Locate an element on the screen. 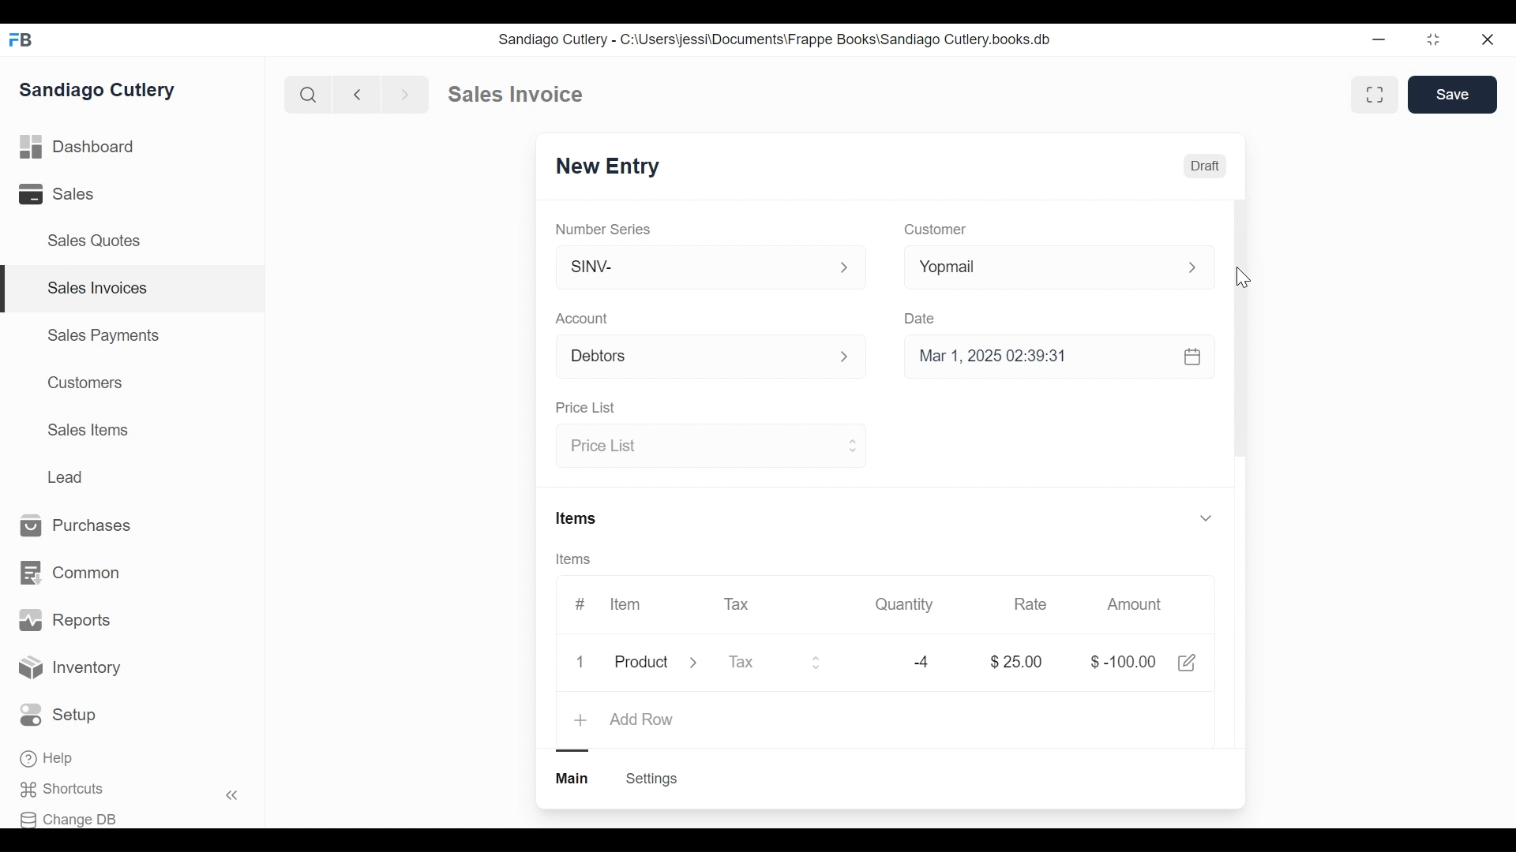 The image size is (1516, 852). Item is located at coordinates (625, 603).